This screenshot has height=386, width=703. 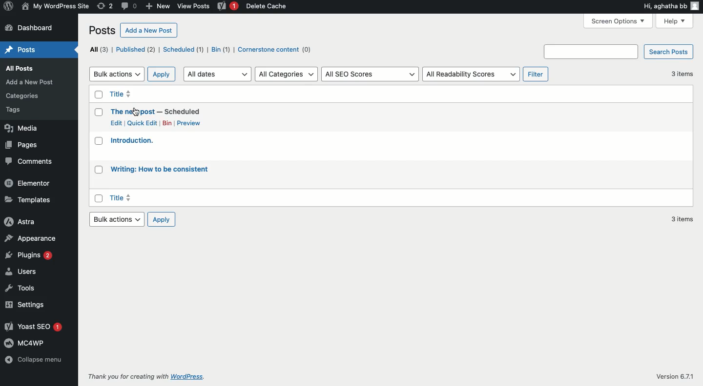 I want to click on Comments, so click(x=30, y=160).